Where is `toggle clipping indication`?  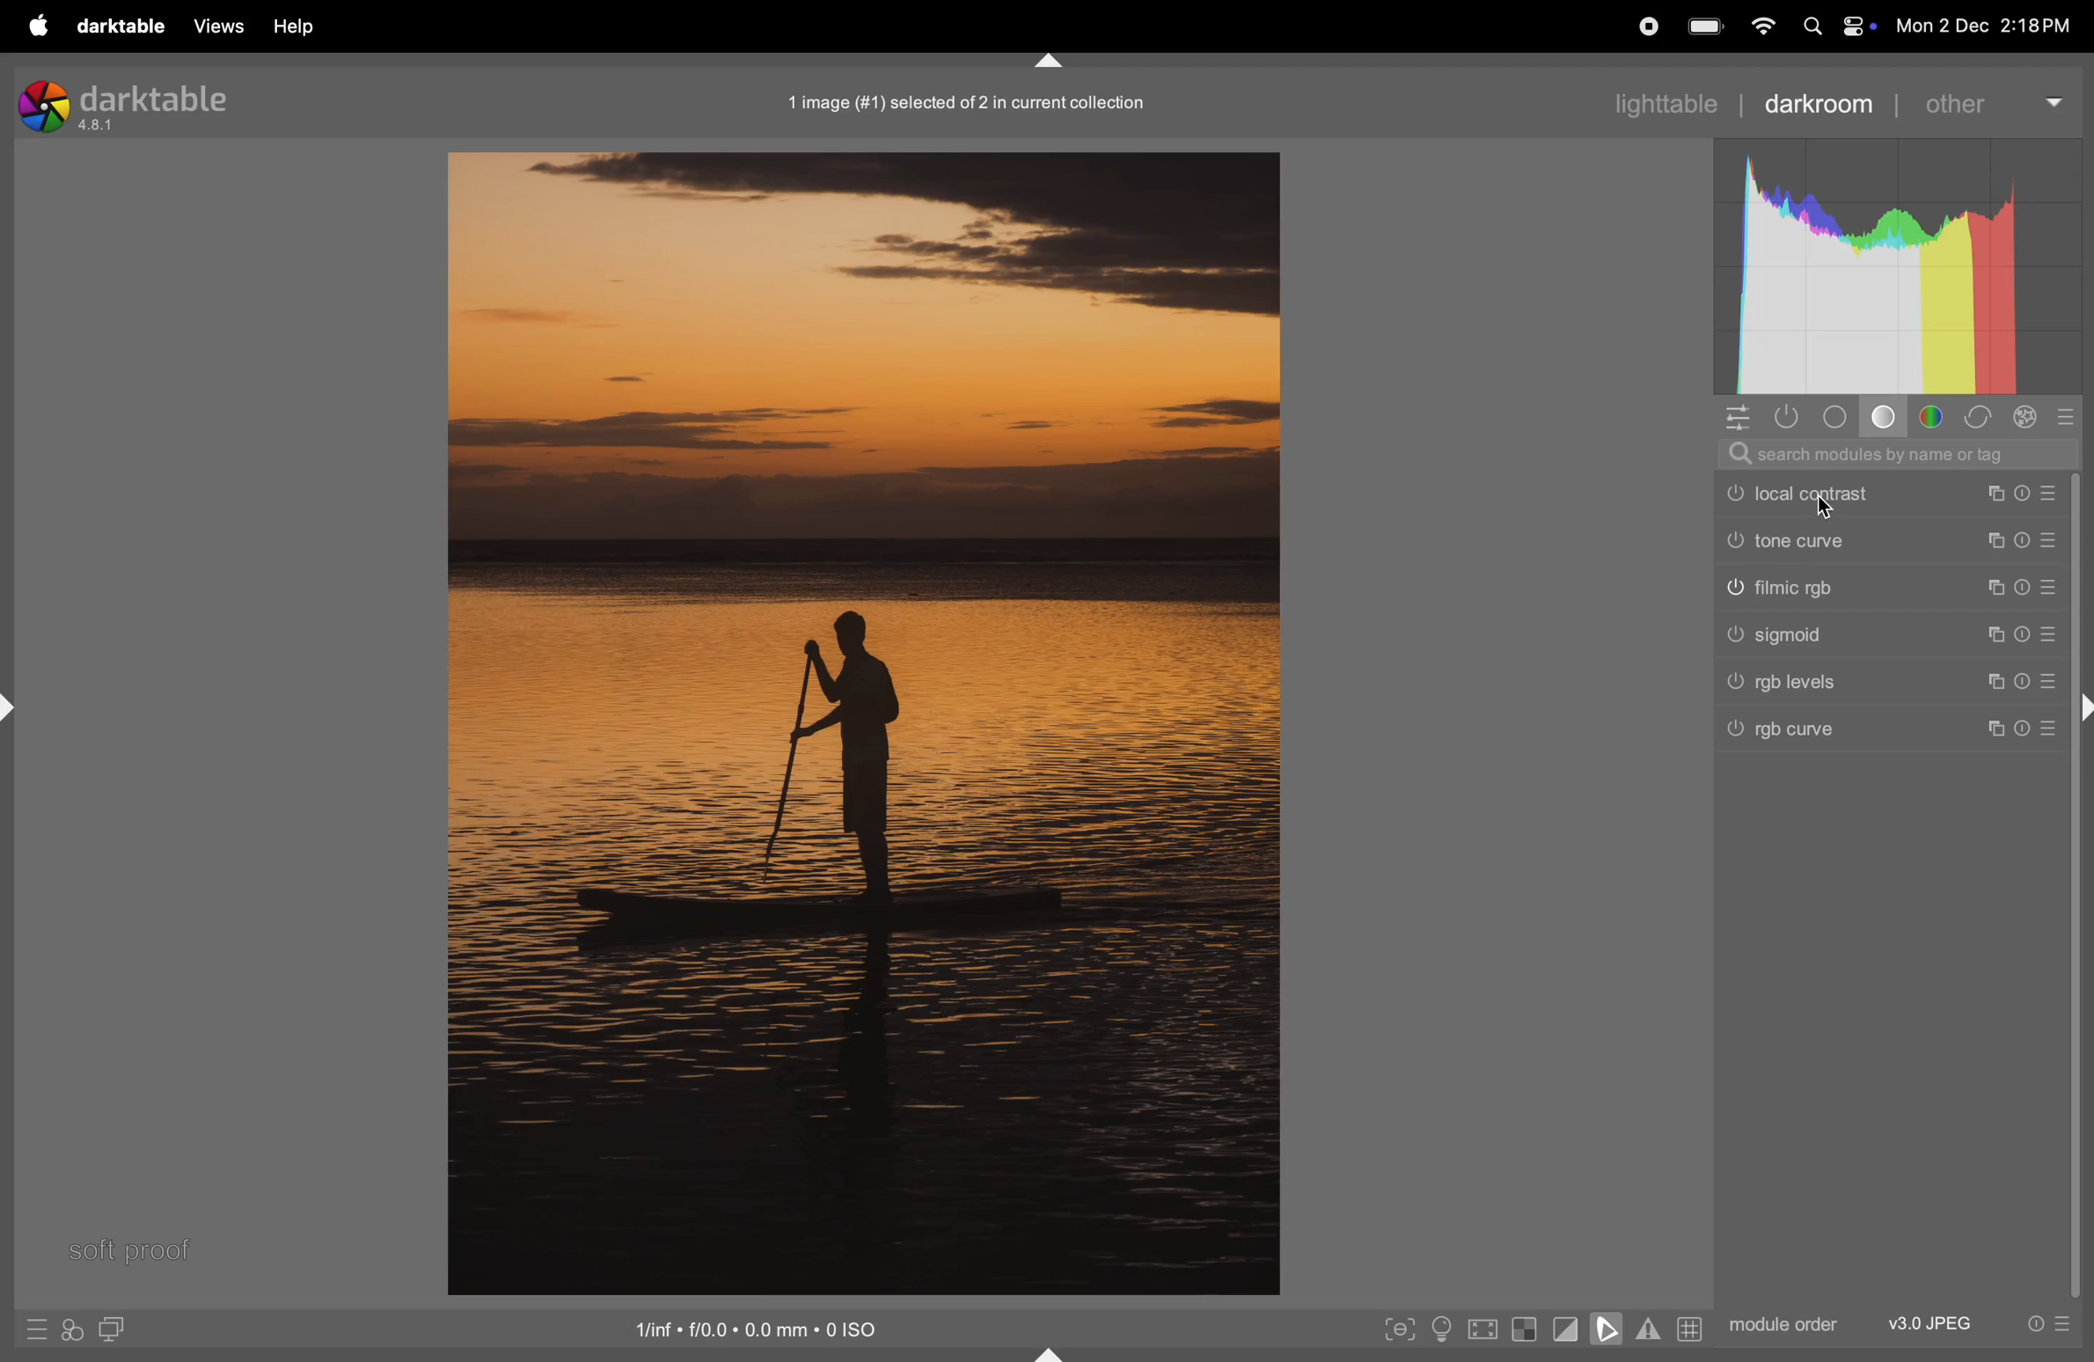 toggle clipping indication is located at coordinates (1566, 1328).